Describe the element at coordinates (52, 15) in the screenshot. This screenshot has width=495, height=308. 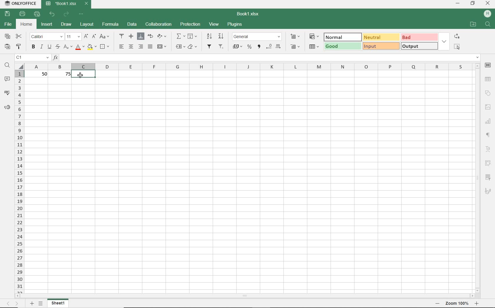
I see `undo` at that location.